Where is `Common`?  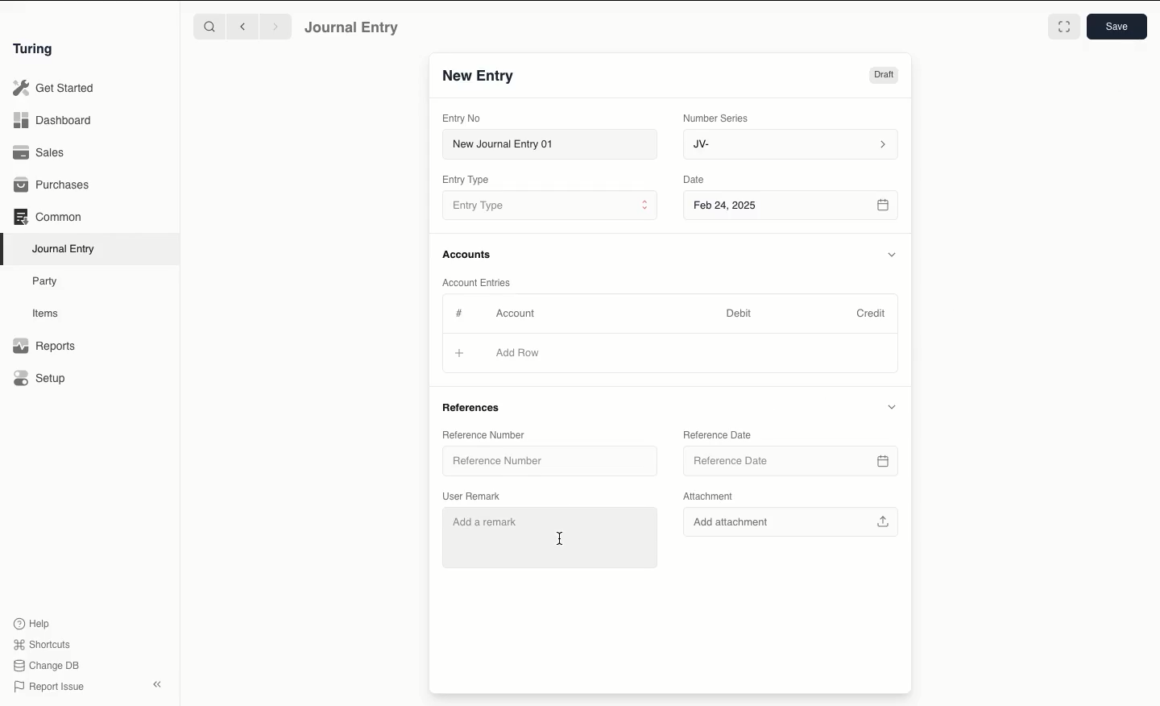 Common is located at coordinates (49, 217).